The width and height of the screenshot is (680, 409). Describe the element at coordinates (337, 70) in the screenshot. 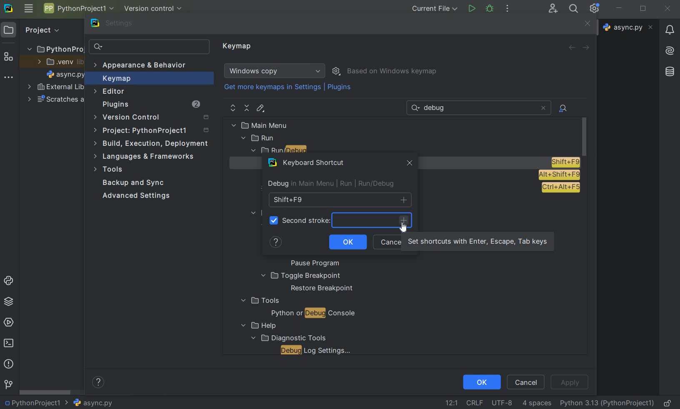

I see `show scheme actions` at that location.